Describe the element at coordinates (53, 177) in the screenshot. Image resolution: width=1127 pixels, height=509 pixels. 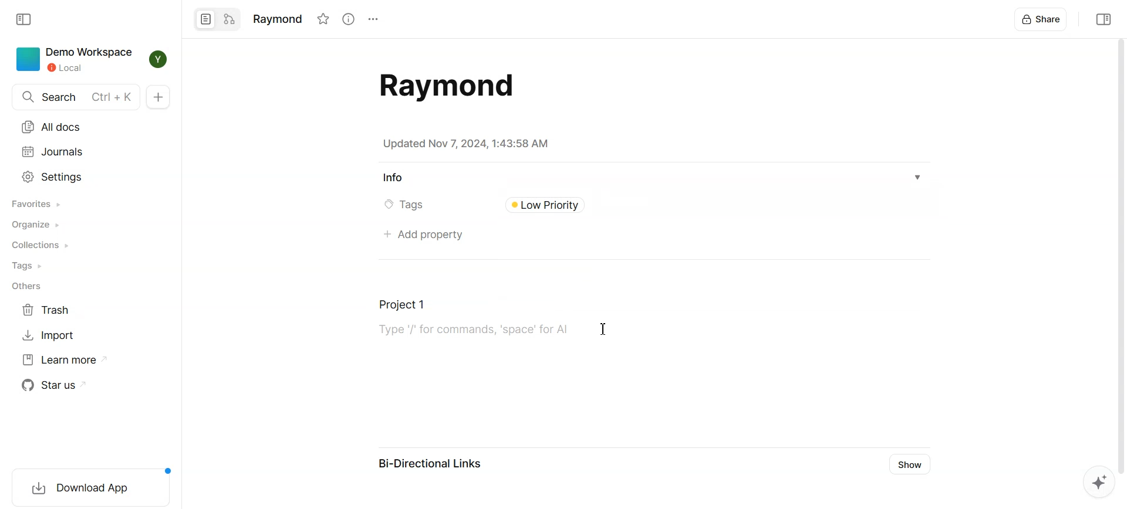
I see `Settings` at that location.